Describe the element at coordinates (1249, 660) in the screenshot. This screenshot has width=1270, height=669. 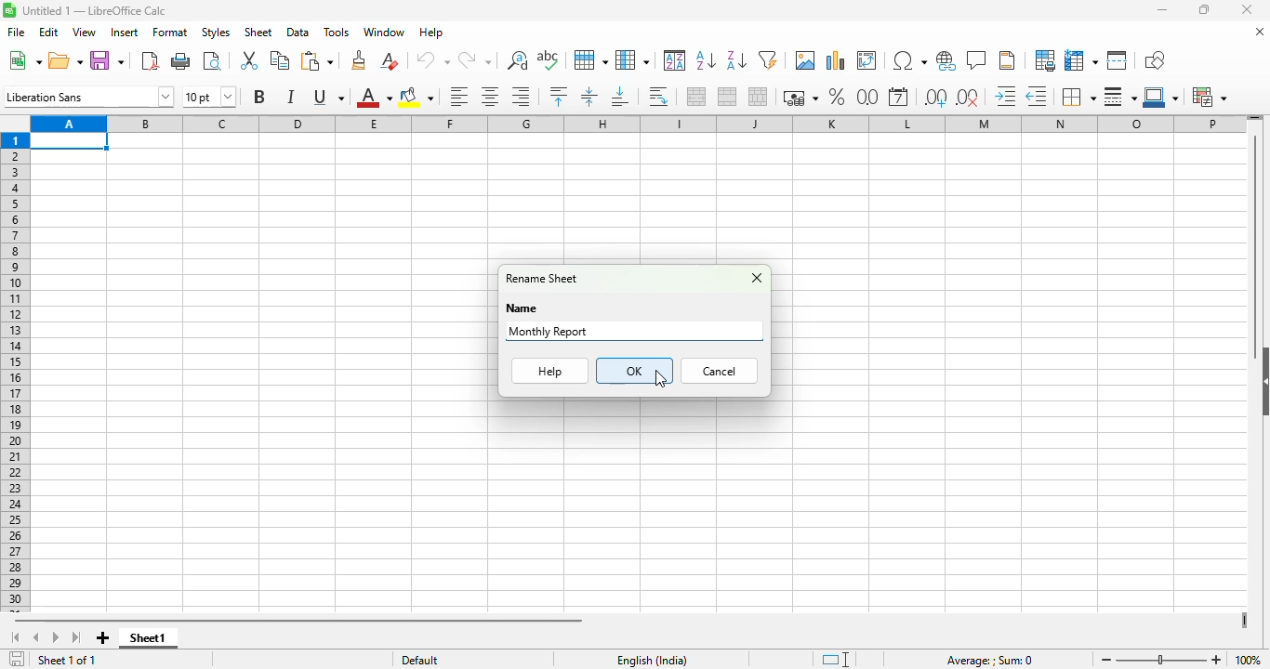
I see `100%` at that location.